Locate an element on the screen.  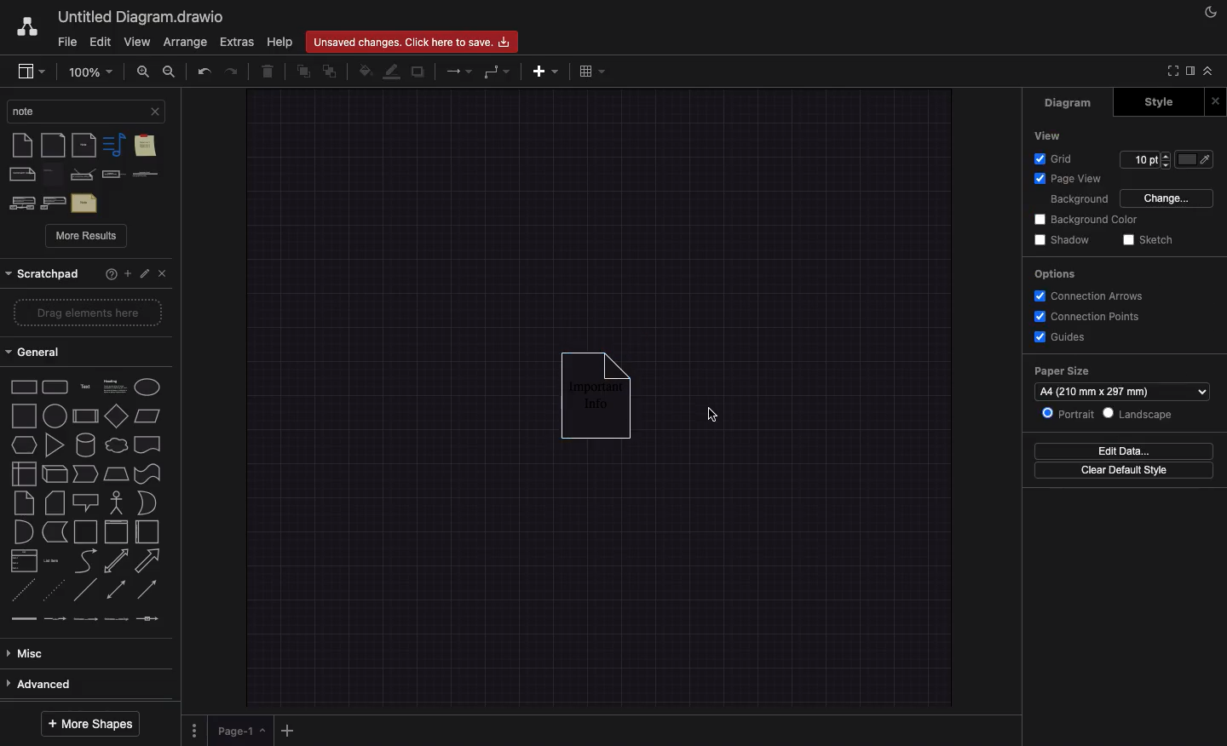
More shapes is located at coordinates (96, 725).